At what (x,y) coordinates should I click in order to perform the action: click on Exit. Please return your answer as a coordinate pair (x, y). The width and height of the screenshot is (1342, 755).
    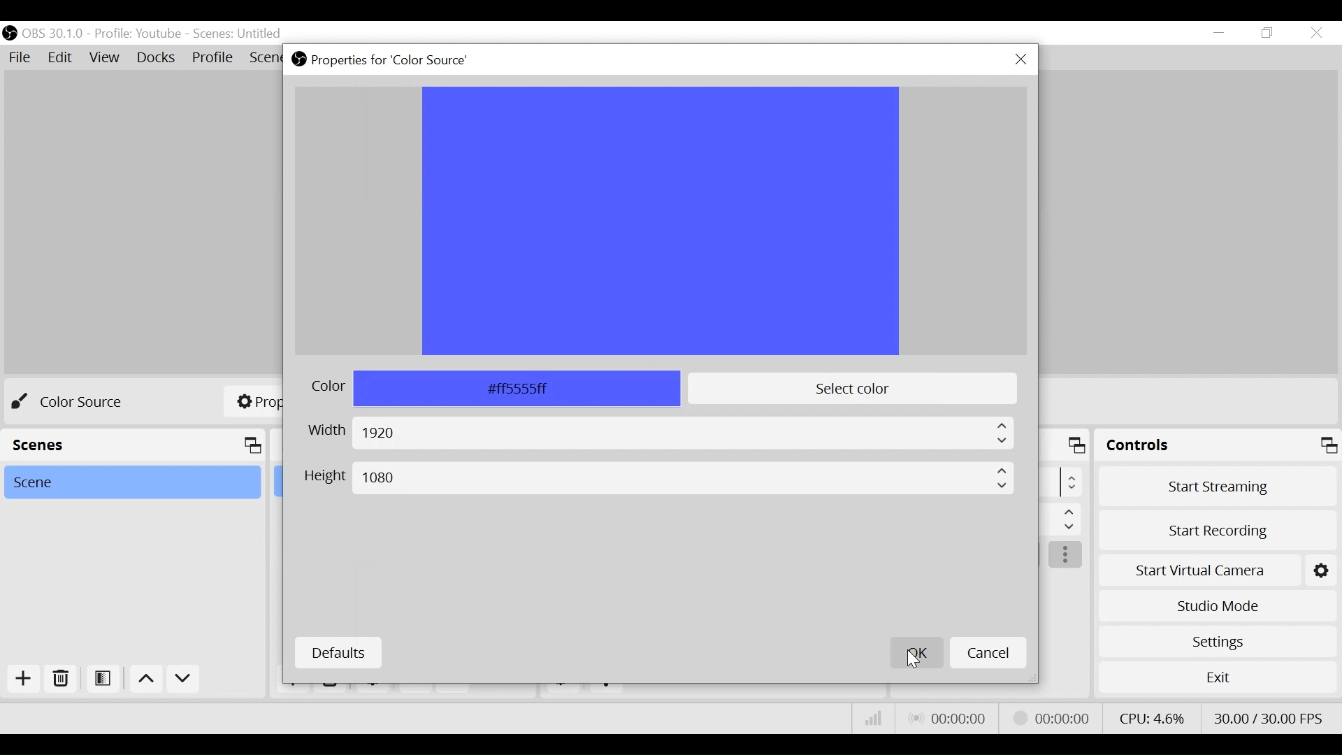
    Looking at the image, I should click on (1218, 681).